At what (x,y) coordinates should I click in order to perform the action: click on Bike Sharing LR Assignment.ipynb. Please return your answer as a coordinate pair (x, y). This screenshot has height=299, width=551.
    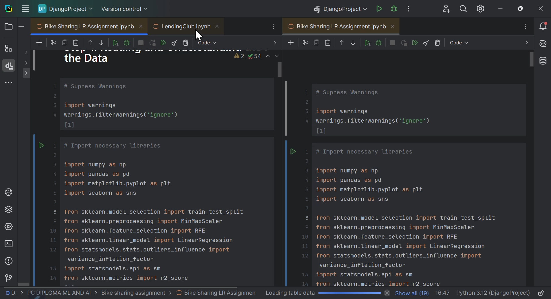
    Looking at the image, I should click on (342, 26).